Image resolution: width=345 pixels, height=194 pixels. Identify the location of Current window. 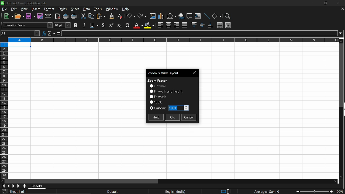
(26, 3).